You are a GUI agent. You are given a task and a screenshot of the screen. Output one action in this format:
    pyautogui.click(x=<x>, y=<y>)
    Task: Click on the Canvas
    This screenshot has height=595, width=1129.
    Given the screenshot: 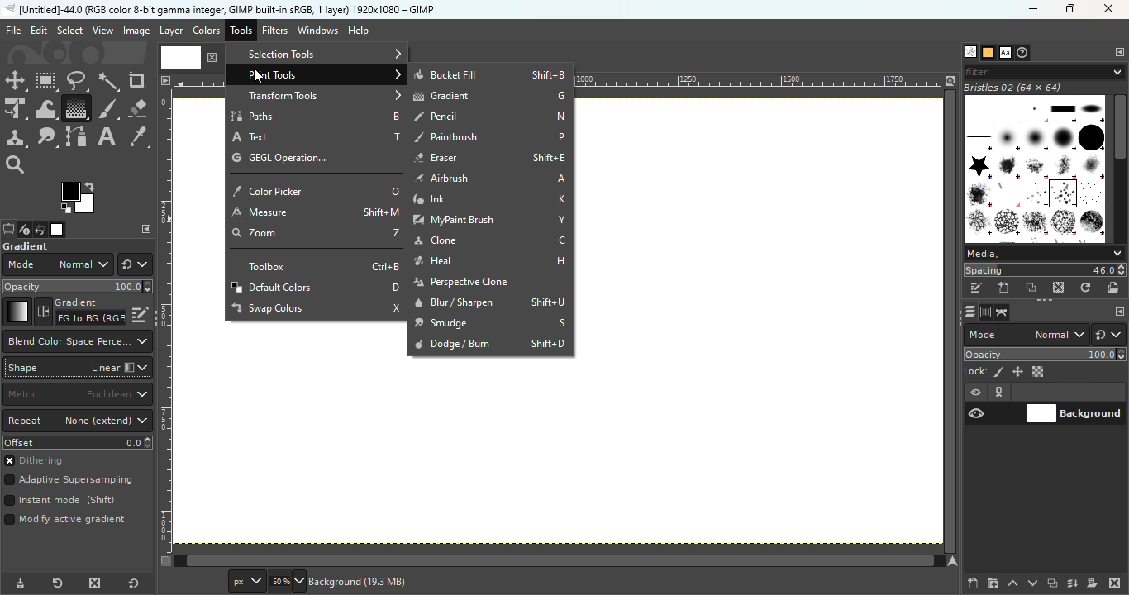 What is the action you would take?
    pyautogui.click(x=760, y=324)
    